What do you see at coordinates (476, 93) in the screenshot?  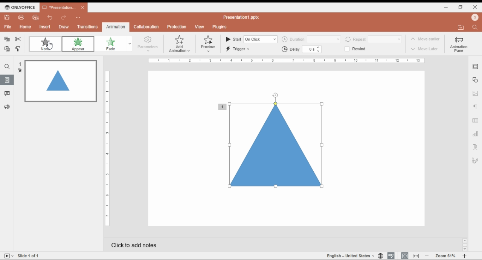 I see `image settings` at bounding box center [476, 93].